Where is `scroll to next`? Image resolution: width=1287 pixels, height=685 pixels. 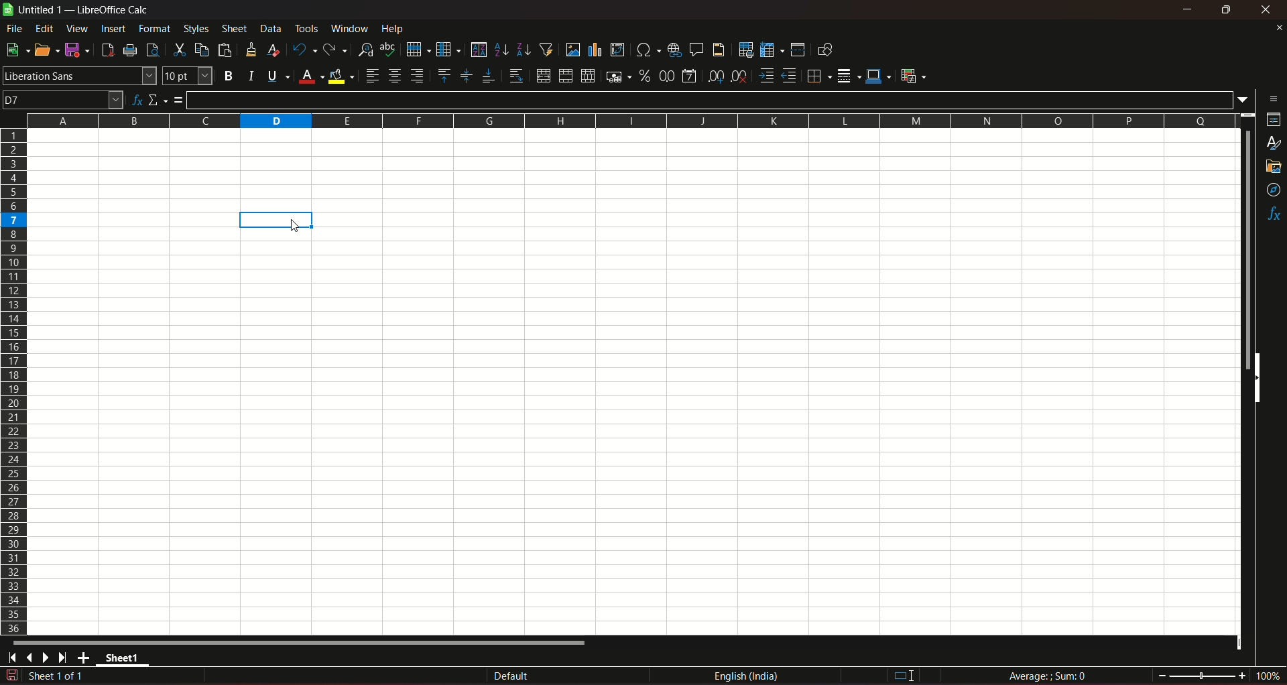
scroll to next is located at coordinates (48, 658).